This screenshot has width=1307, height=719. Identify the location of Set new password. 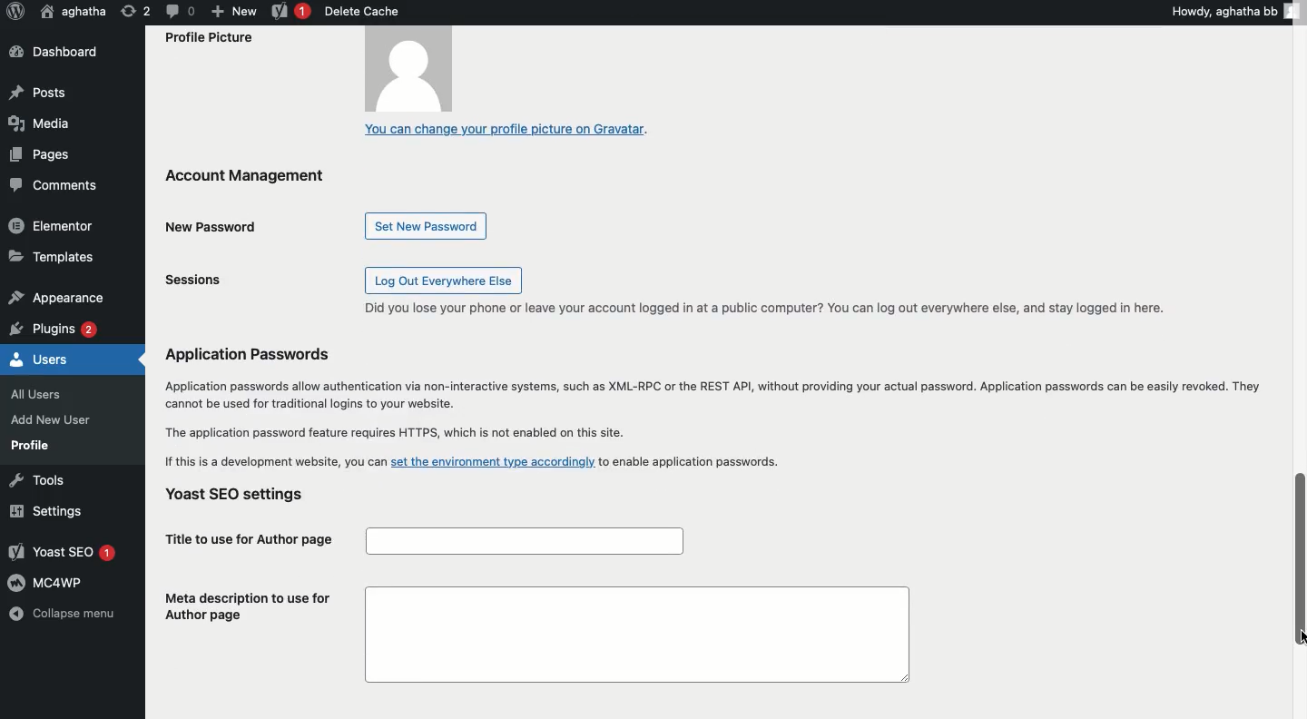
(427, 226).